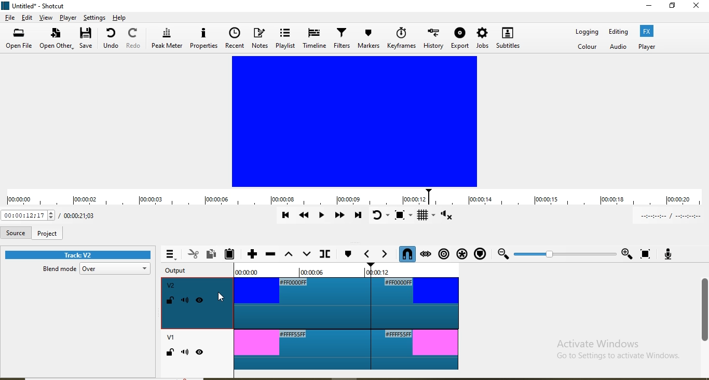 The image size is (709, 380). I want to click on Ripple all tracks, so click(461, 253).